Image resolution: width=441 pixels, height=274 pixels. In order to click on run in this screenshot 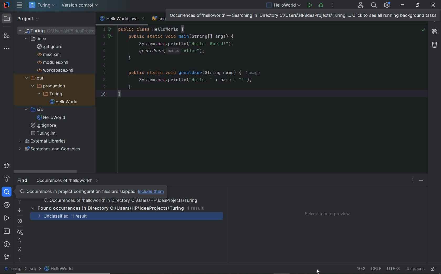, I will do `click(7, 218)`.